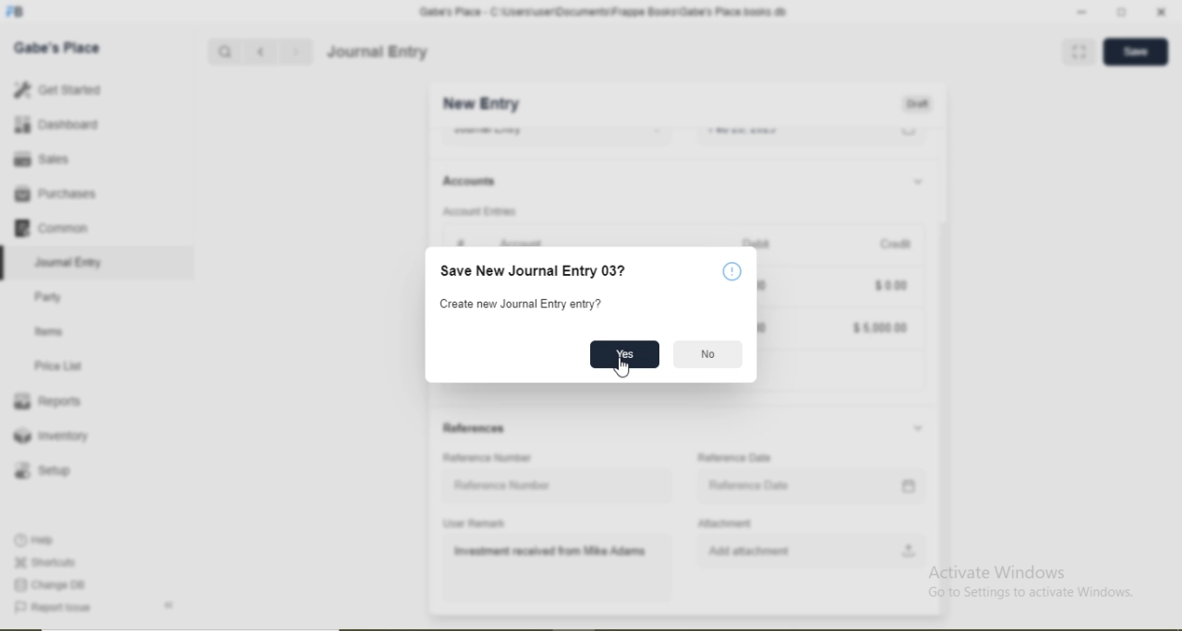 The height and width of the screenshot is (631, 1182). I want to click on Logo, so click(16, 12).